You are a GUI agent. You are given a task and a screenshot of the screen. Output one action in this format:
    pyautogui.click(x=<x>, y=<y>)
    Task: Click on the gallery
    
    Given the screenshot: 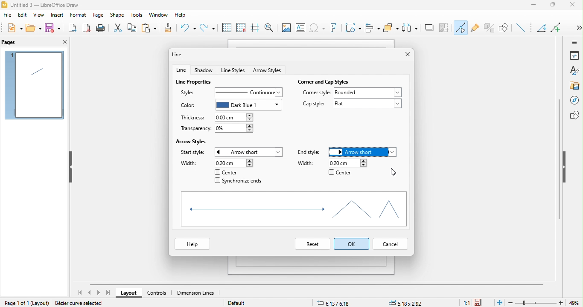 What is the action you would take?
    pyautogui.click(x=575, y=86)
    